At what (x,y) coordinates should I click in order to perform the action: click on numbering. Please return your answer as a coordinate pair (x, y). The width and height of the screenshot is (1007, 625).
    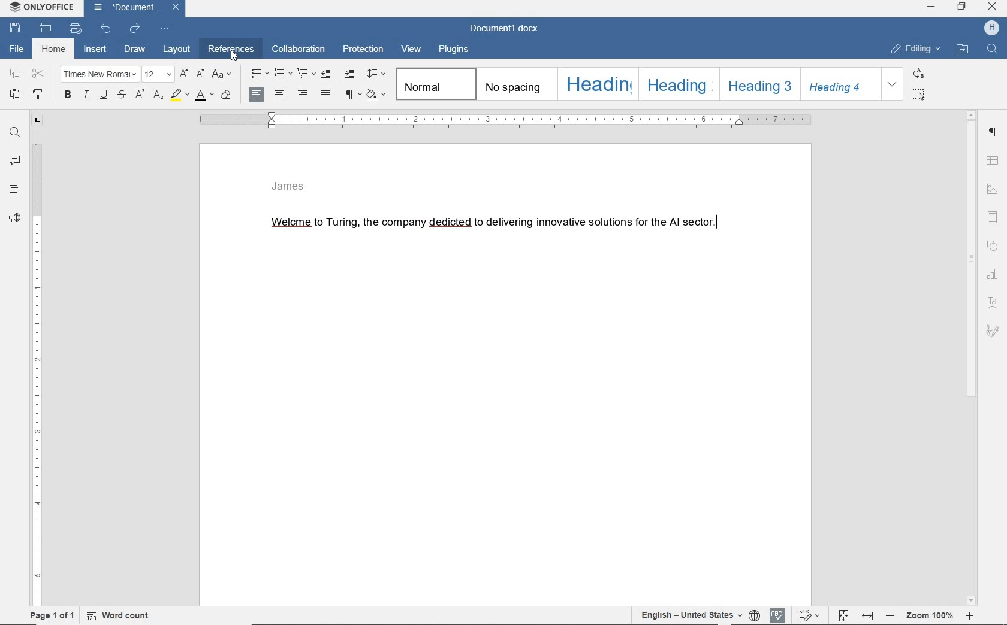
    Looking at the image, I should click on (284, 74).